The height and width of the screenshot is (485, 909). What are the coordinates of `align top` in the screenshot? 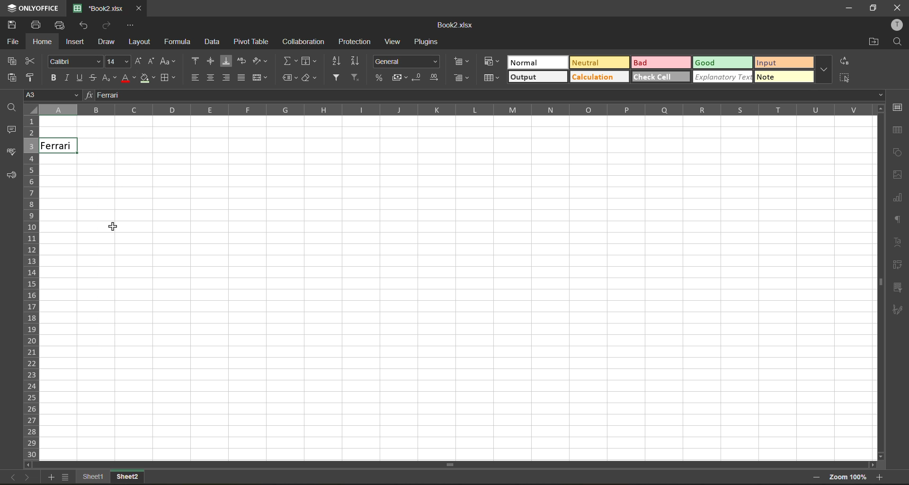 It's located at (194, 60).